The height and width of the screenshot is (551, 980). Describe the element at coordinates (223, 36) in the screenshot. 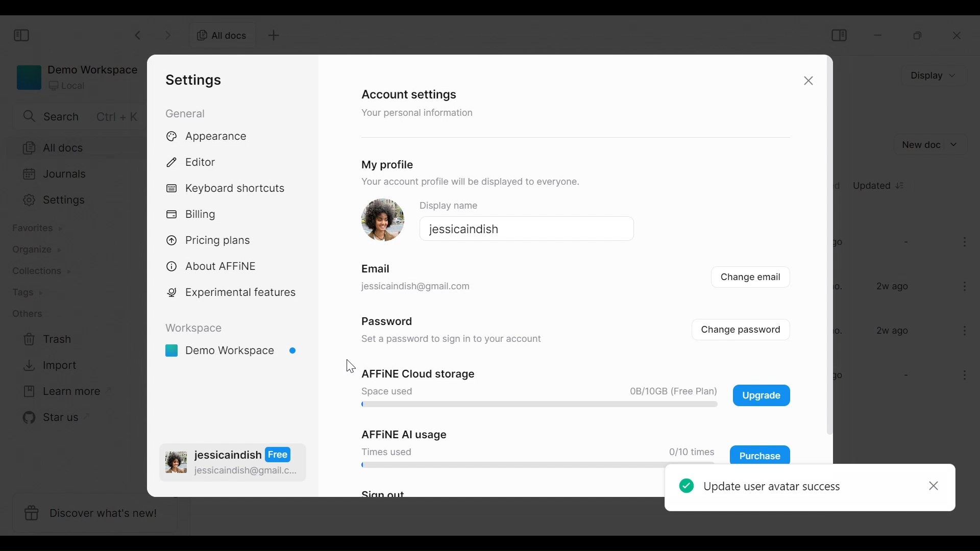

I see `All documents` at that location.